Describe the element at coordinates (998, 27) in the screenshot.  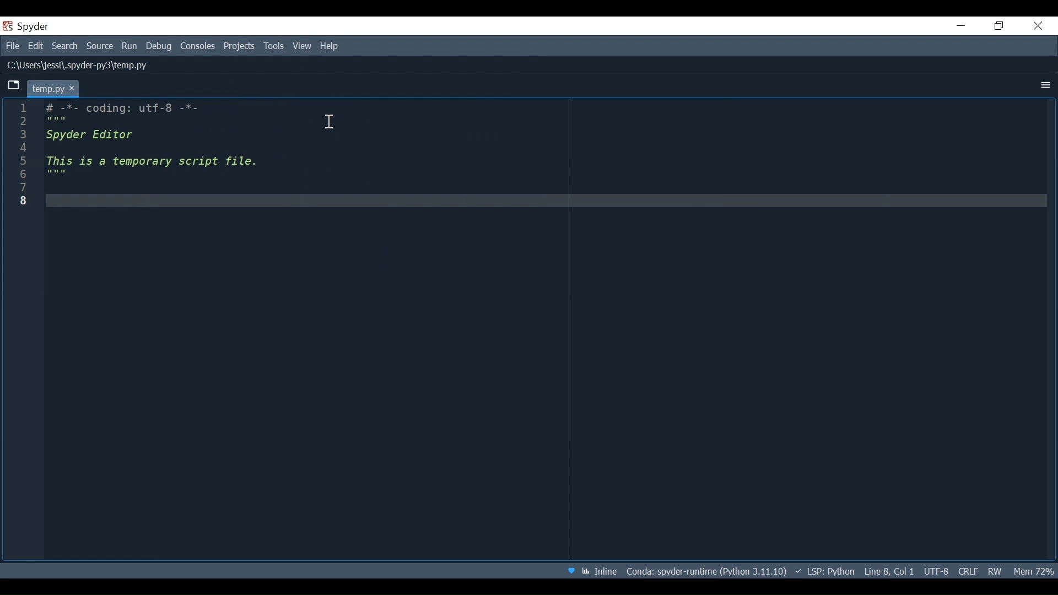
I see `Restore` at that location.